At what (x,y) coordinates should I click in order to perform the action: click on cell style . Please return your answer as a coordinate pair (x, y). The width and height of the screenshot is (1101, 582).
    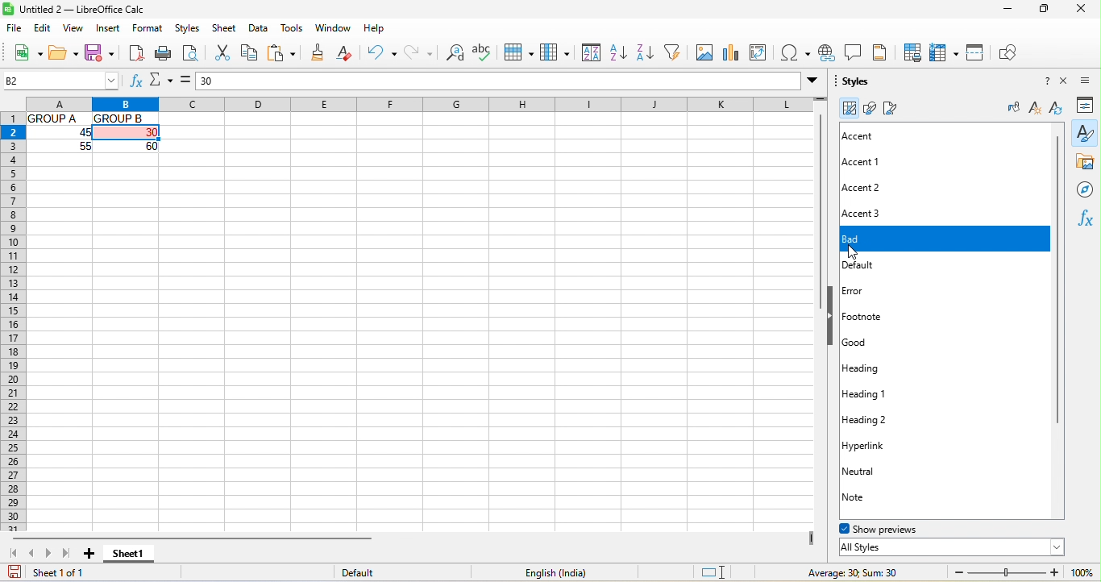
    Looking at the image, I should click on (849, 108).